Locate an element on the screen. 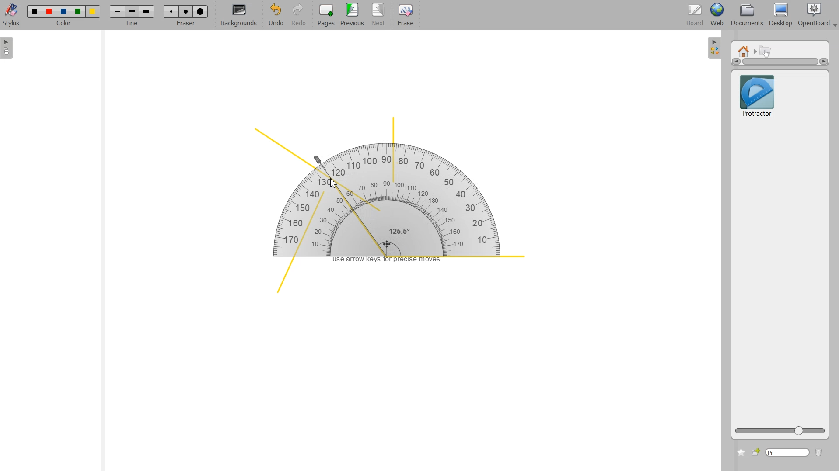 Image resolution: width=839 pixels, height=471 pixels. Redo is located at coordinates (299, 16).